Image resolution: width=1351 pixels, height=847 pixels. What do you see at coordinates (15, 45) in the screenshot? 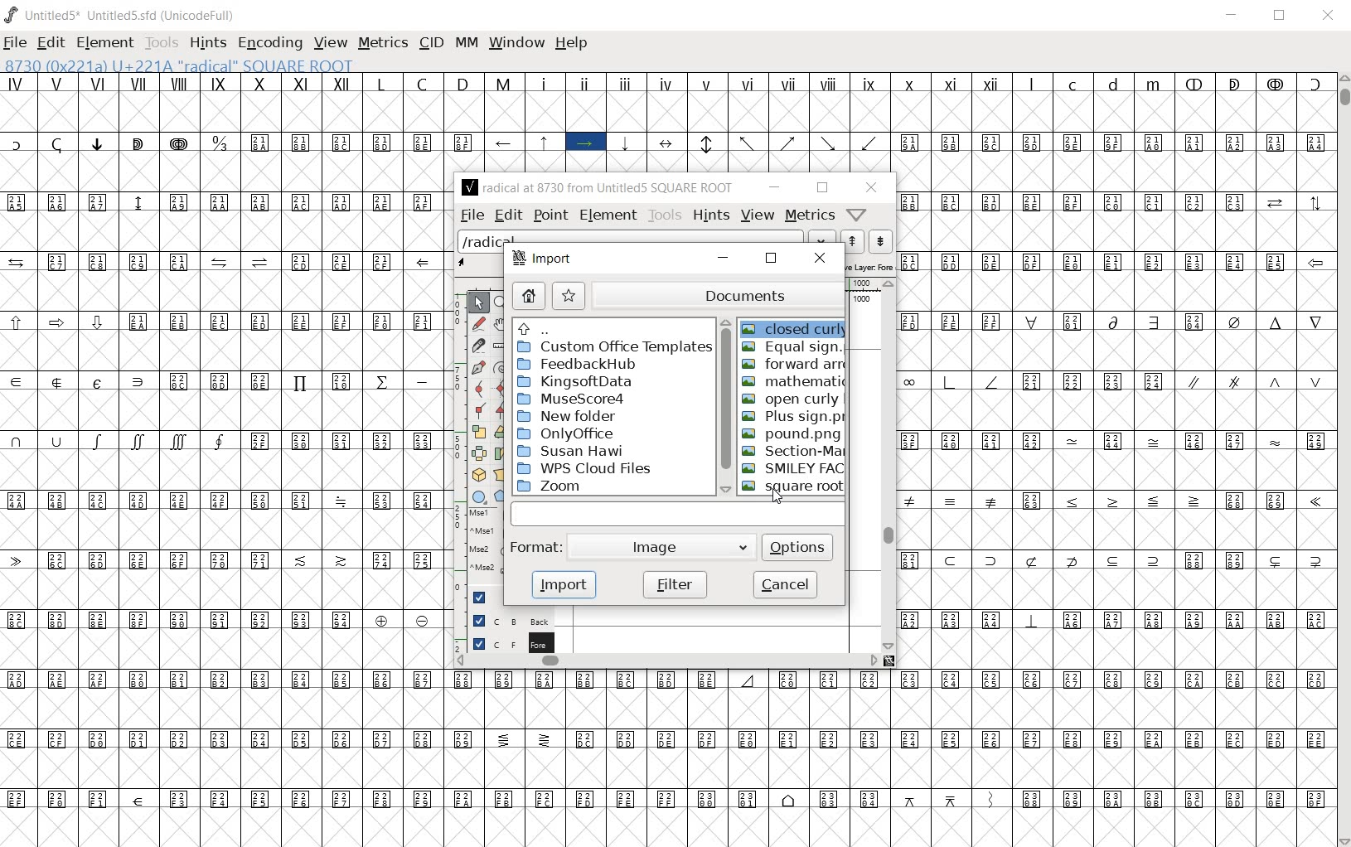
I see `FILE` at bounding box center [15, 45].